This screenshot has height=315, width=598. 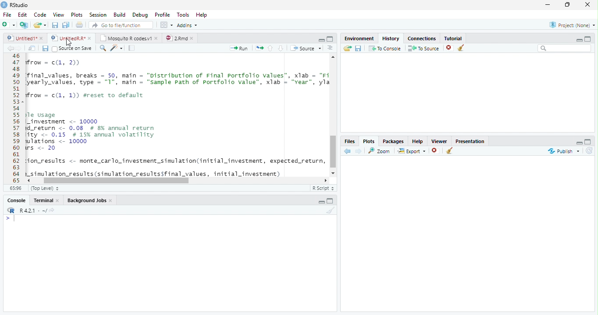 I want to click on Addins, so click(x=188, y=25).